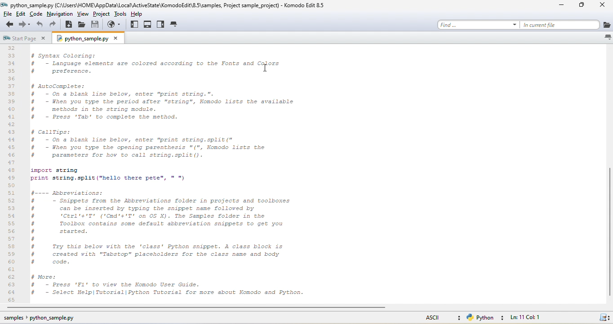 The image size is (613, 324). Describe the element at coordinates (540, 318) in the screenshot. I see `lnc11, col 1` at that location.